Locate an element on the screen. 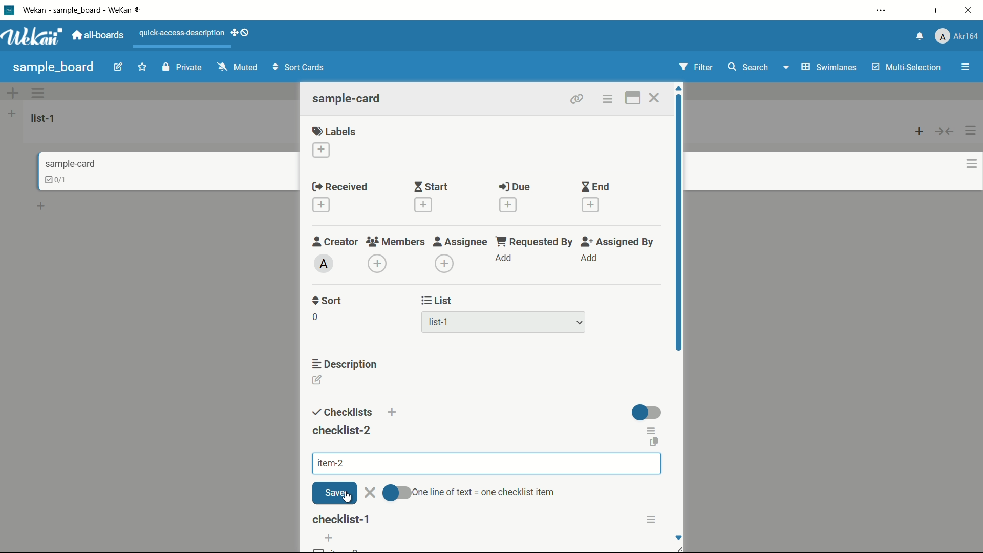 The image size is (983, 553). swimlanes is located at coordinates (828, 67).